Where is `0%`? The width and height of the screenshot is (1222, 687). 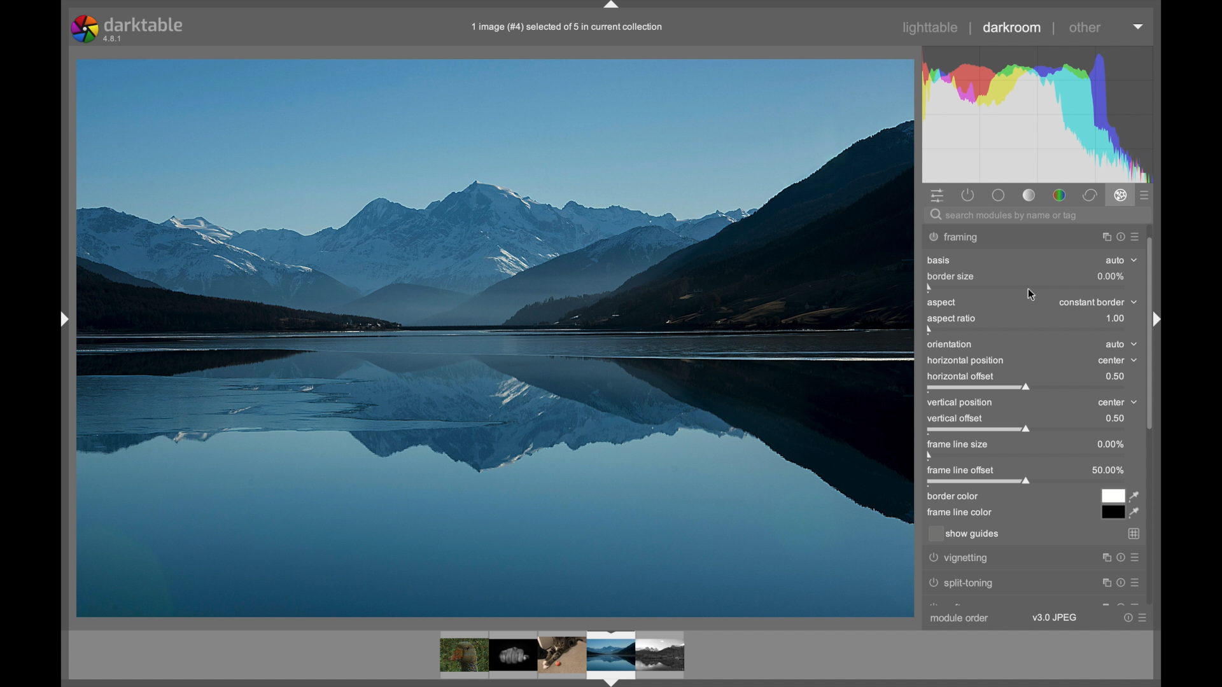 0% is located at coordinates (1111, 277).